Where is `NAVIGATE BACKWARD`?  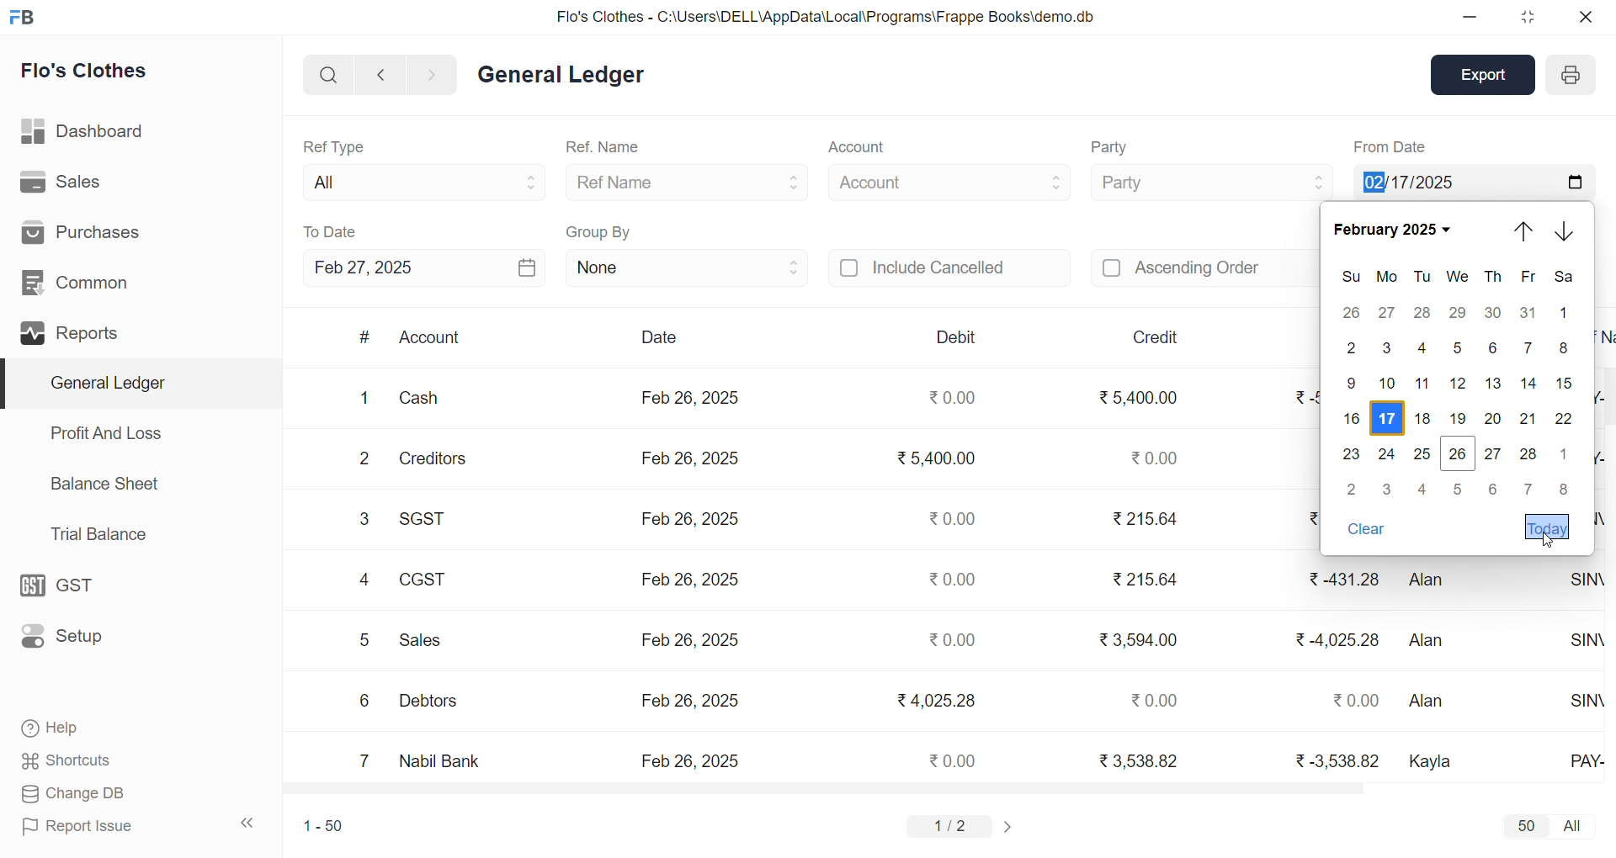 NAVIGATE BACKWARD is located at coordinates (380, 73).